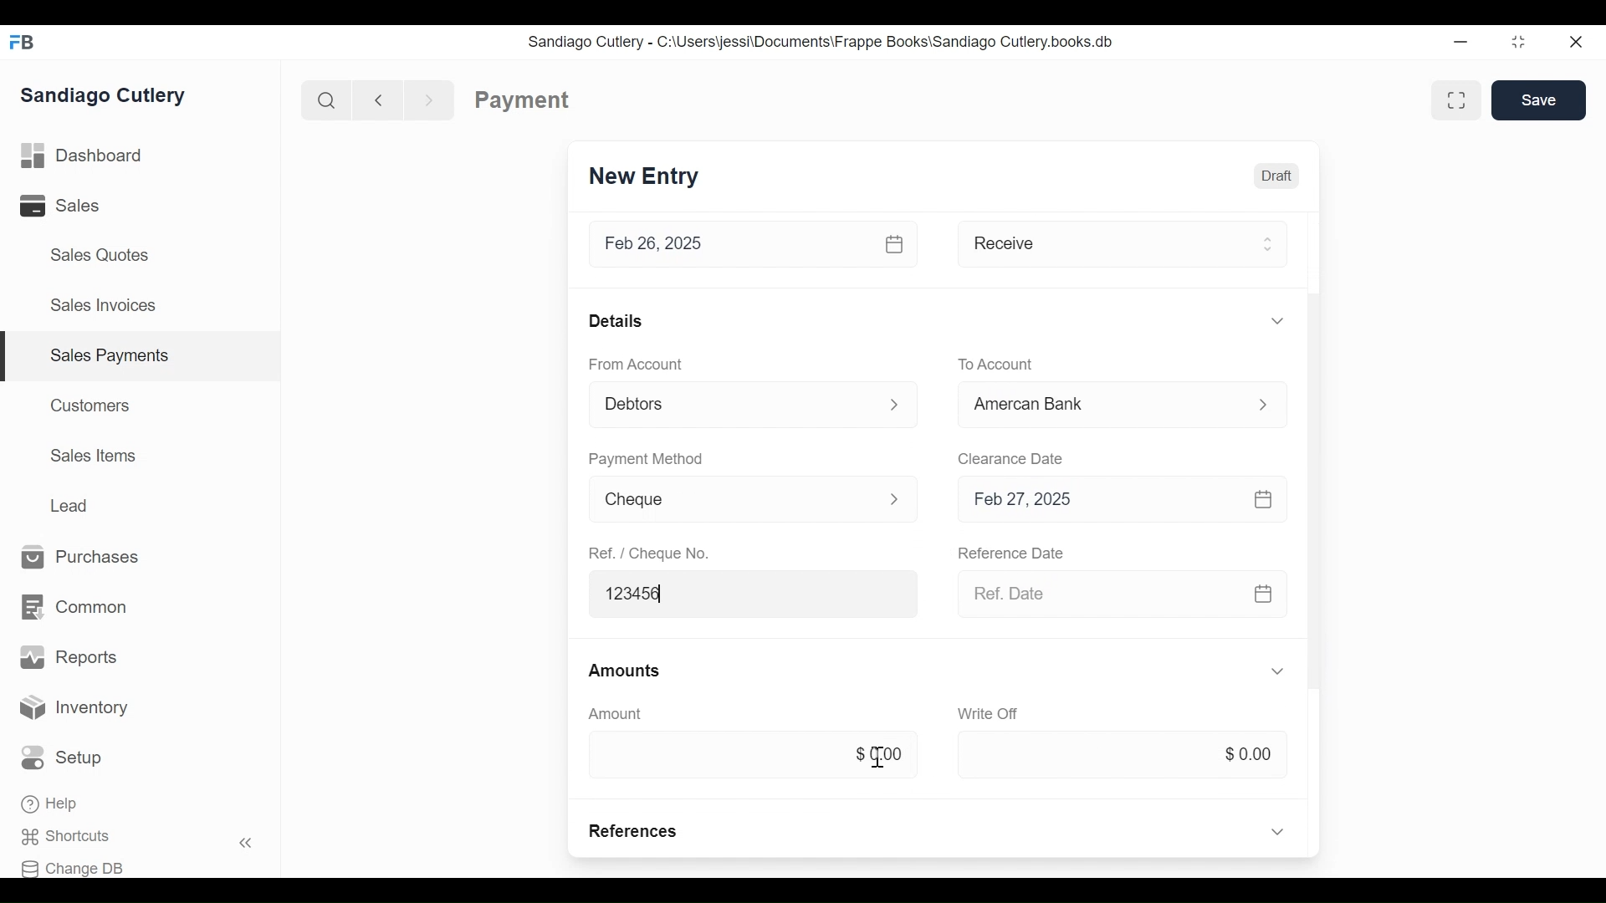 The height and width of the screenshot is (903, 1606). What do you see at coordinates (634, 363) in the screenshot?
I see `From Account` at bounding box center [634, 363].